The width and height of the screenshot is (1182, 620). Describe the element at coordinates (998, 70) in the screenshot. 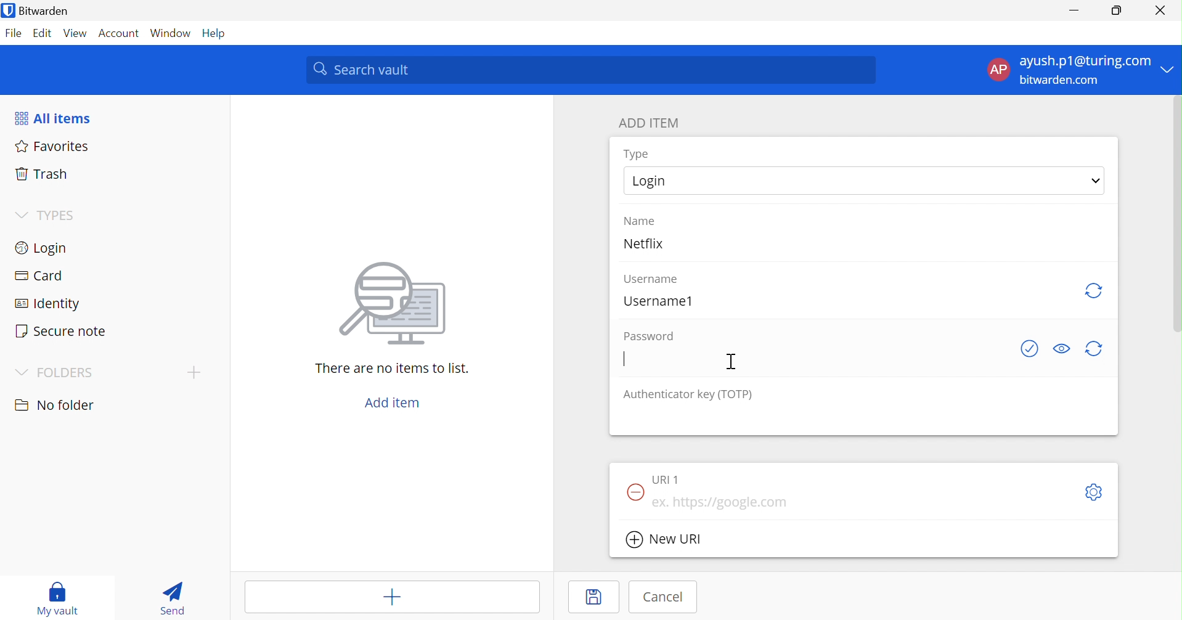

I see `AP` at that location.